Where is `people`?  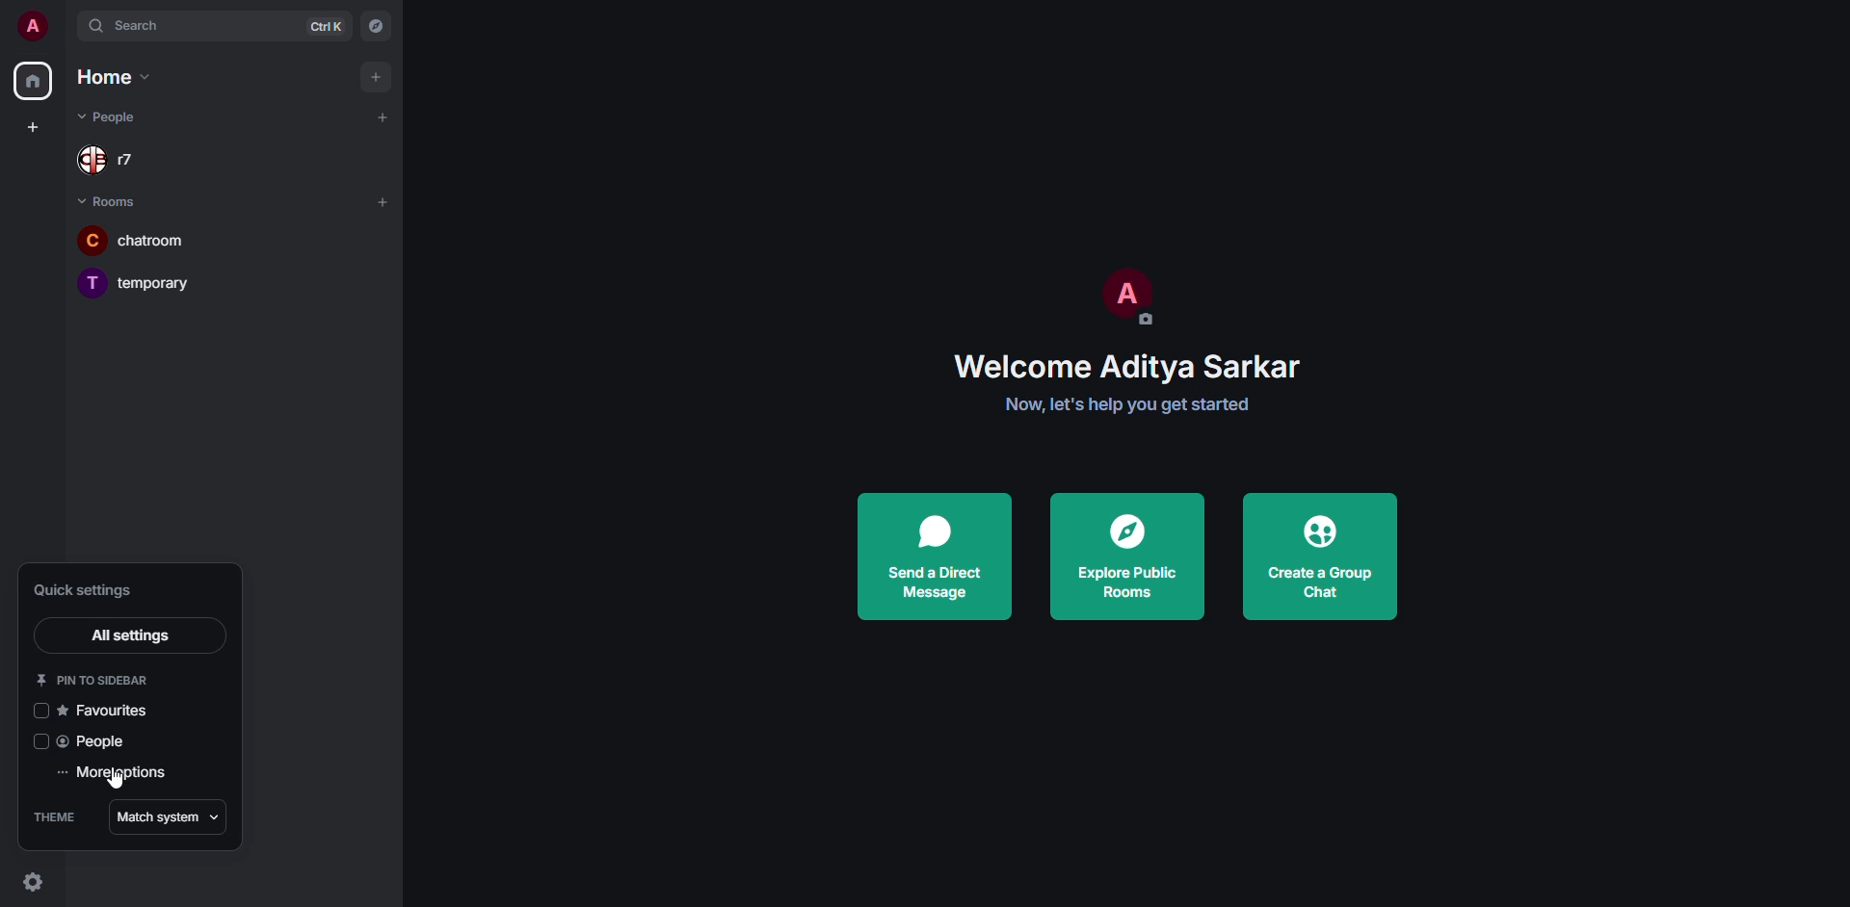 people is located at coordinates (123, 119).